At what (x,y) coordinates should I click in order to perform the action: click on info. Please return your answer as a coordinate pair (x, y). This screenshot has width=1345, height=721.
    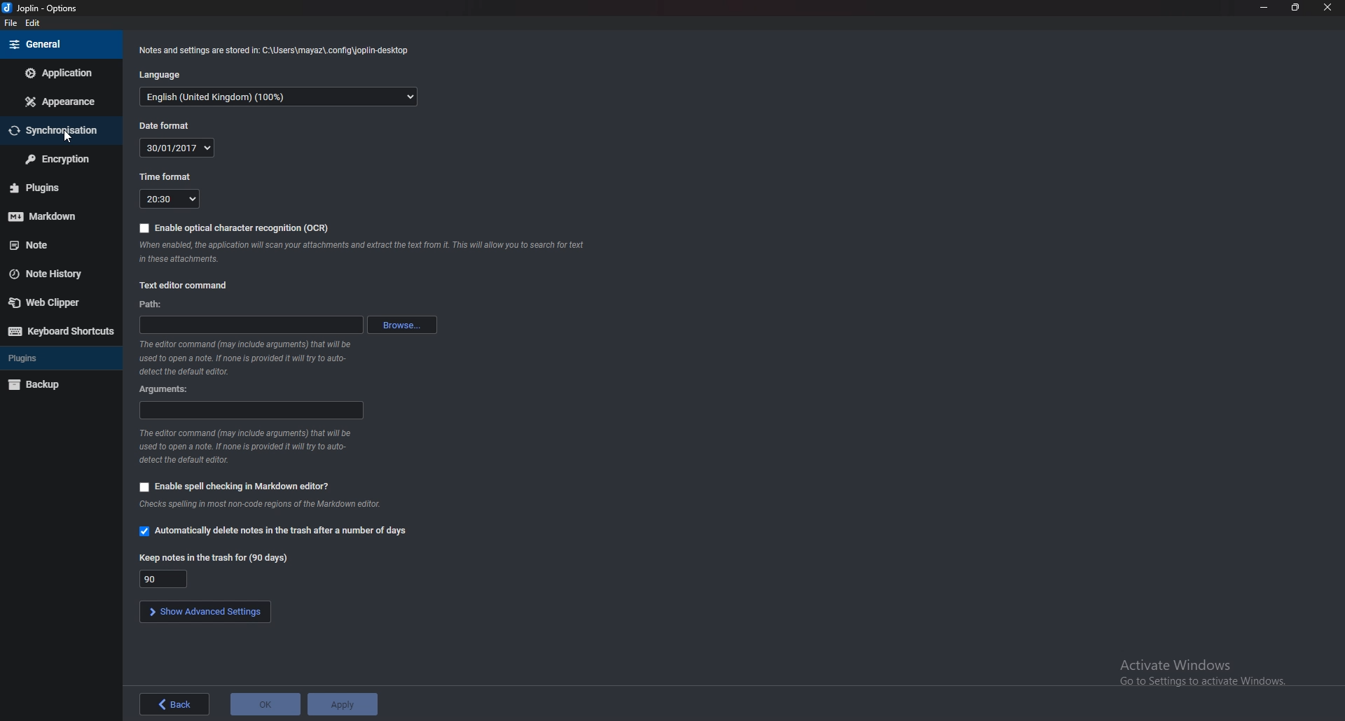
    Looking at the image, I should click on (277, 51).